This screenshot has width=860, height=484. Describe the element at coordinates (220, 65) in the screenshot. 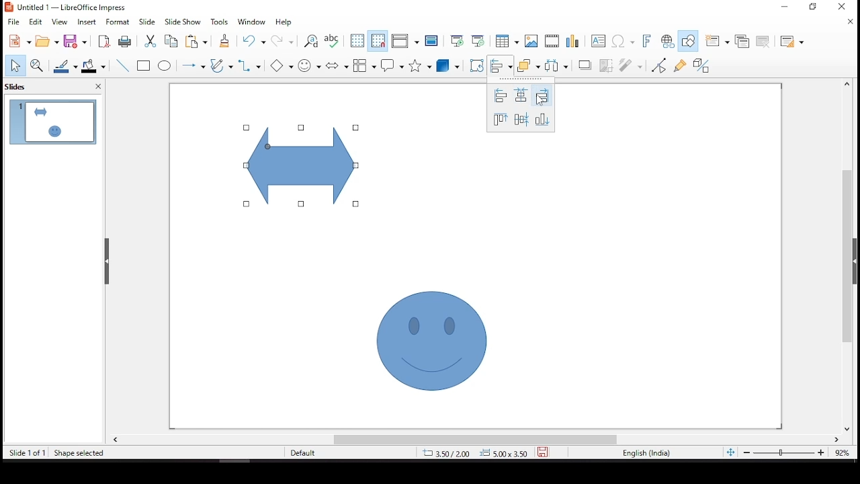

I see `curves and polygons` at that location.